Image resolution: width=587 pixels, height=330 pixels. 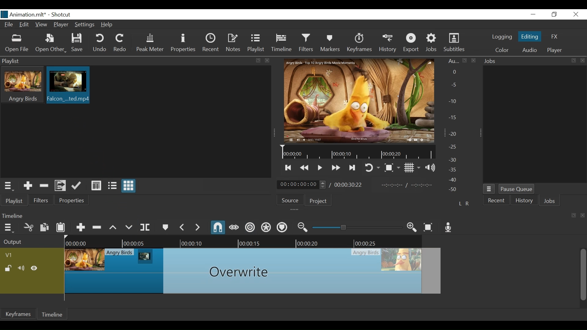 What do you see at coordinates (78, 43) in the screenshot?
I see `Save` at bounding box center [78, 43].